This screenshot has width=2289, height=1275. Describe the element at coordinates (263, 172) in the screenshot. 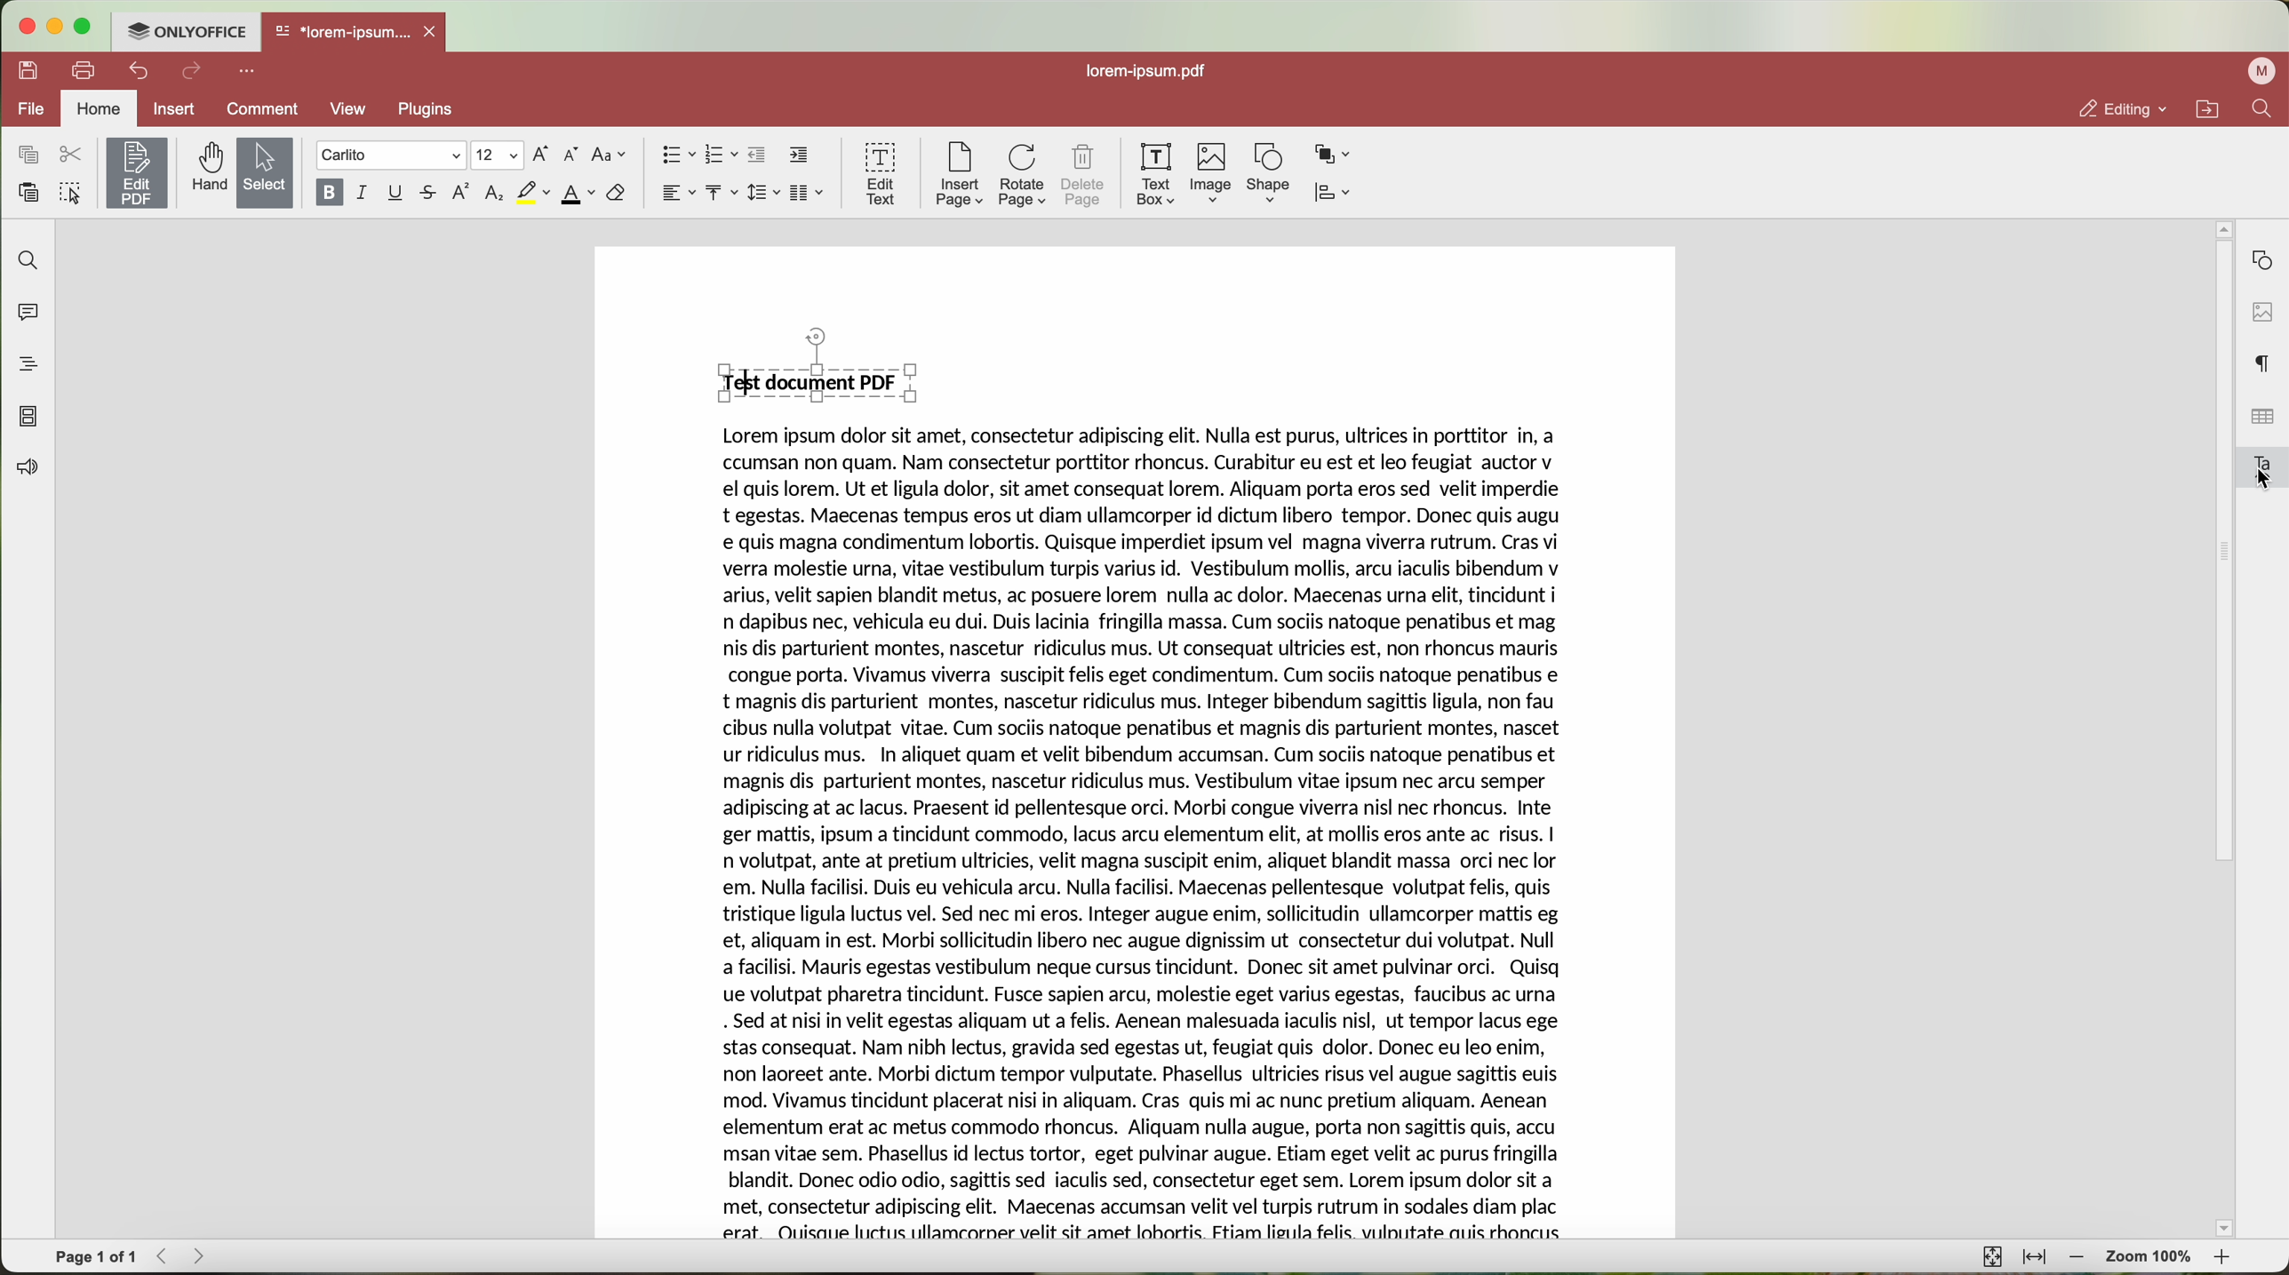

I see `select` at that location.